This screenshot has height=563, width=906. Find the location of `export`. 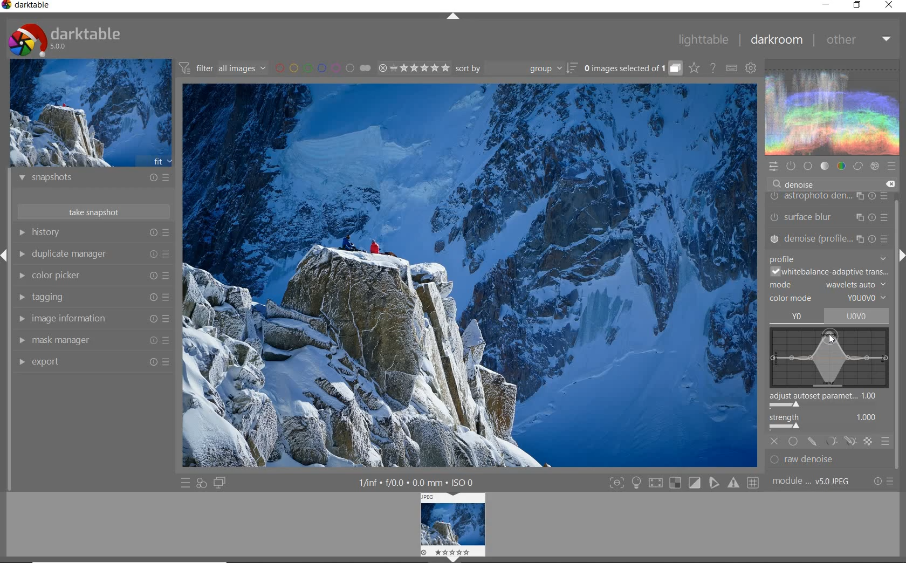

export is located at coordinates (92, 361).